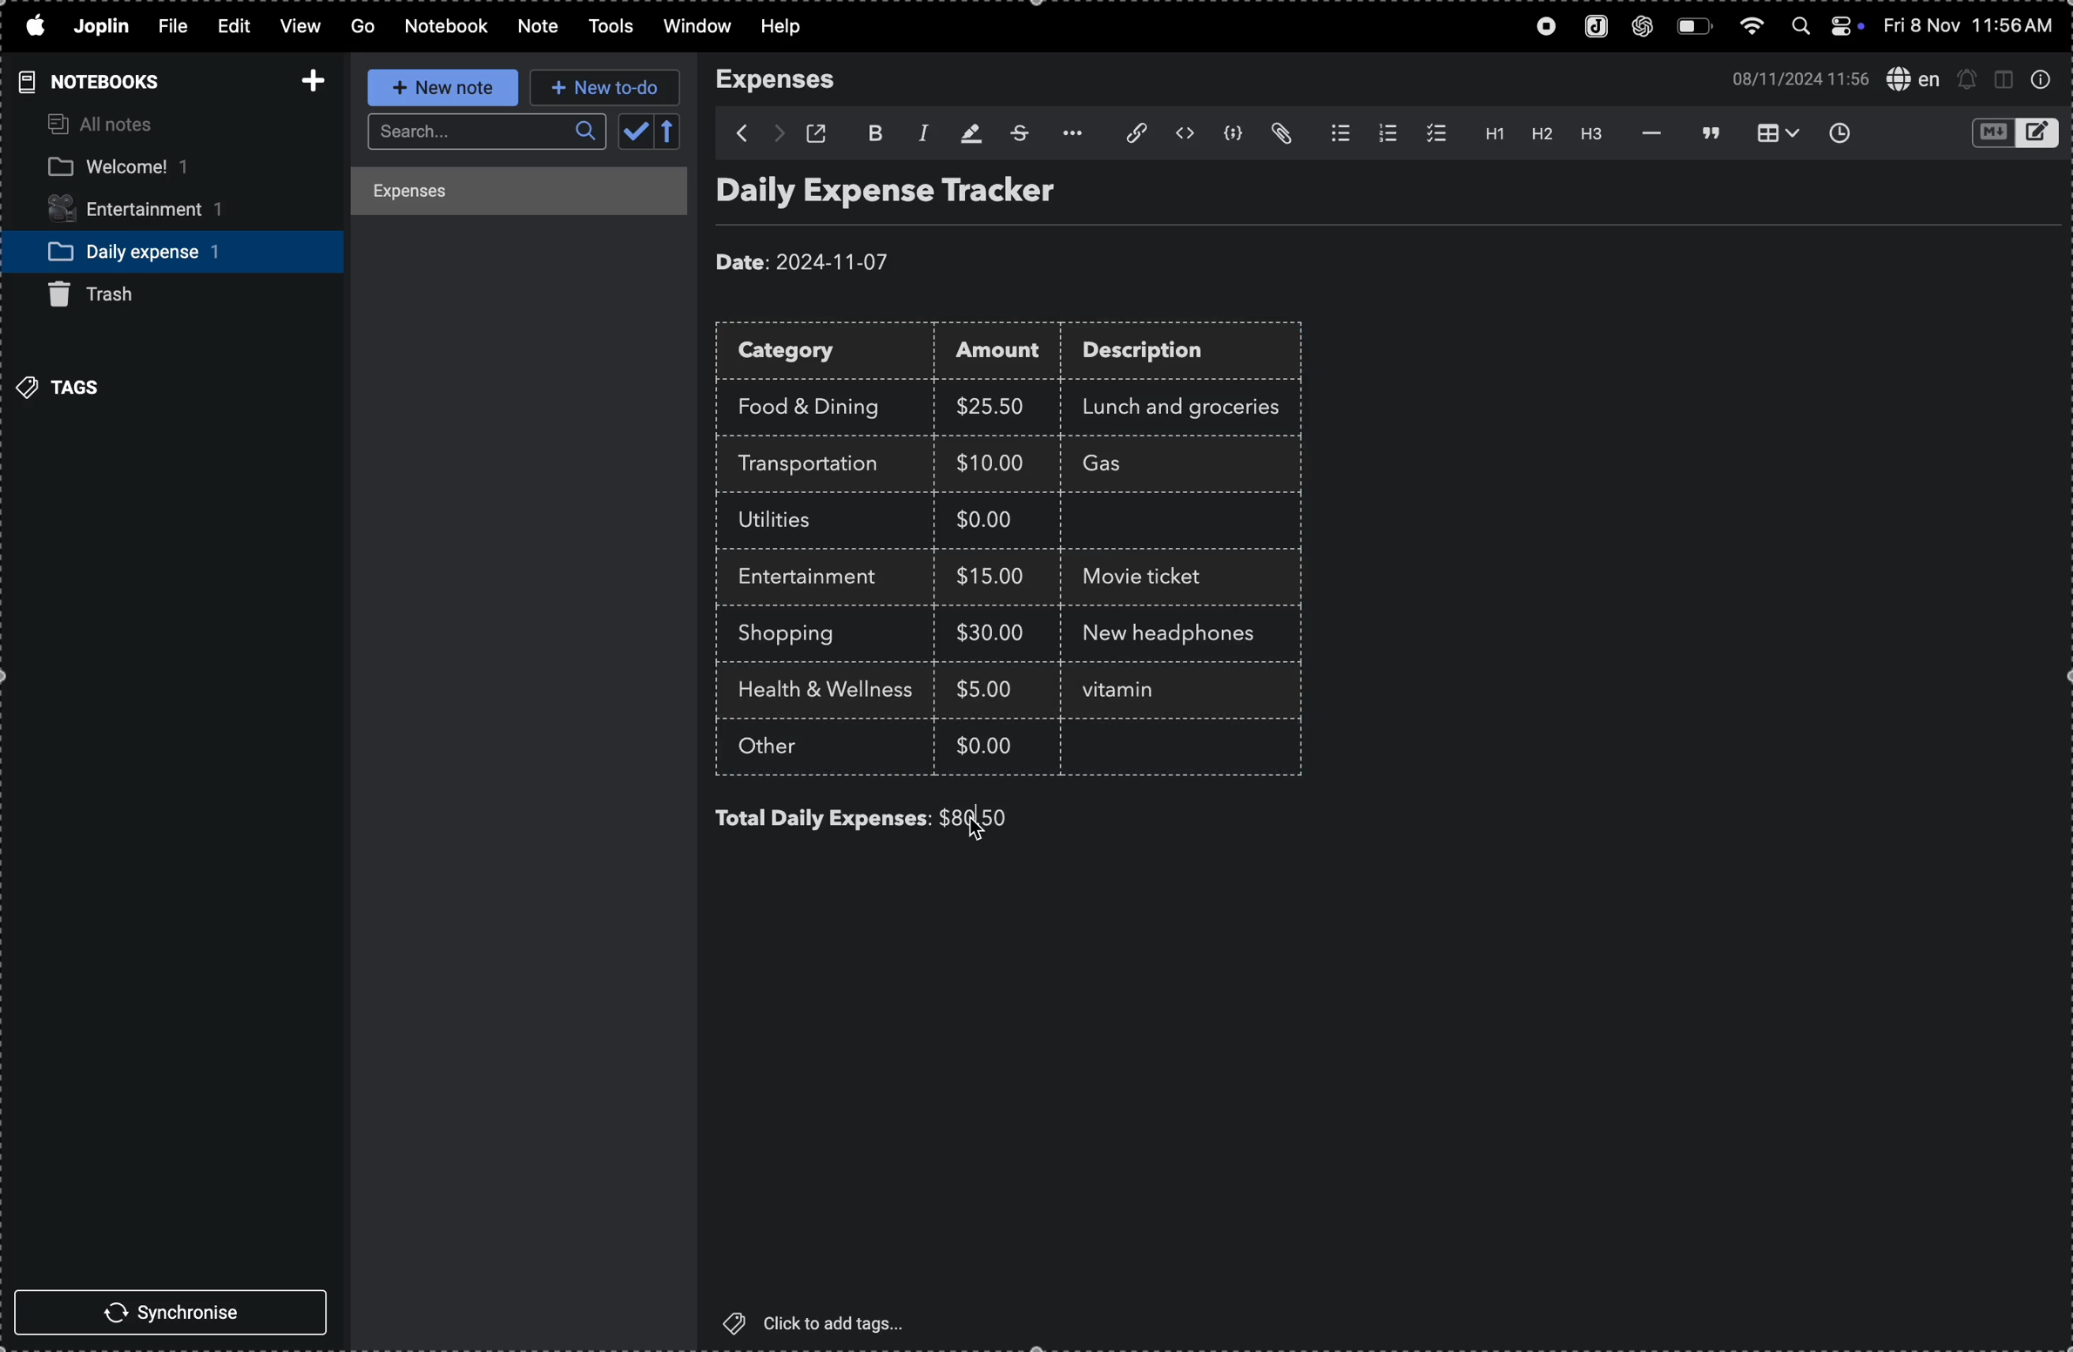 The height and width of the screenshot is (1352, 2073). What do you see at coordinates (822, 133) in the screenshot?
I see `open window` at bounding box center [822, 133].